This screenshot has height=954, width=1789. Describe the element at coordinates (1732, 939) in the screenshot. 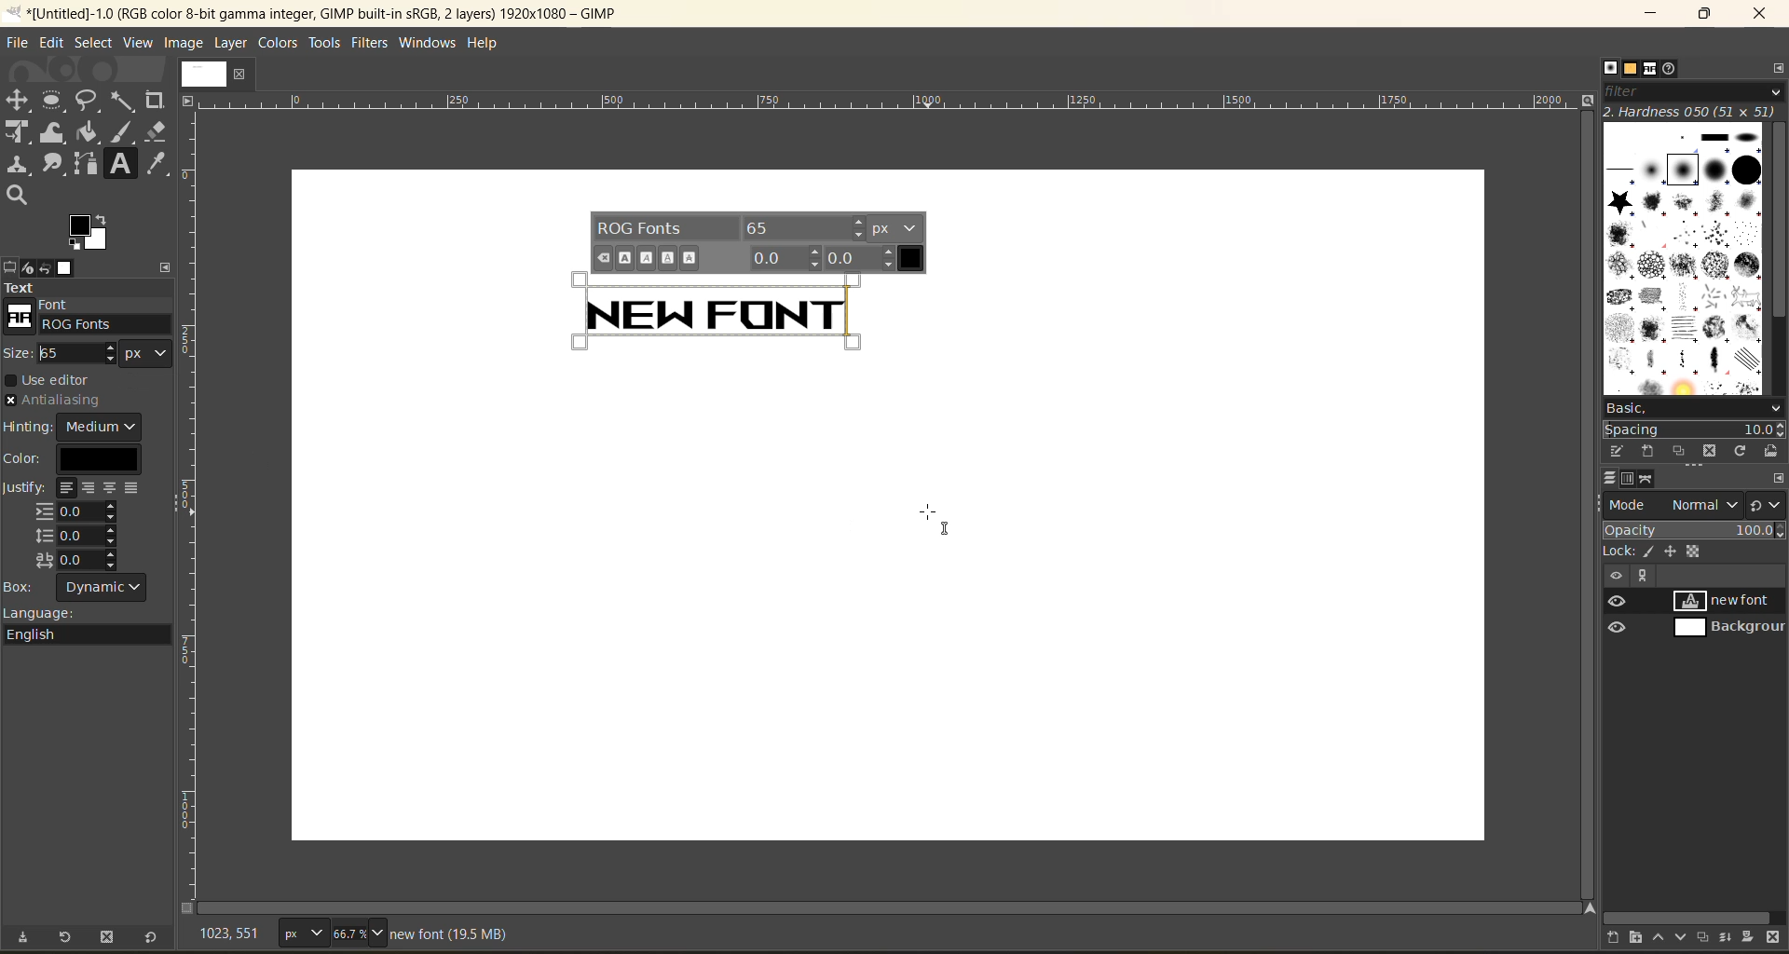

I see `merge this layer` at that location.